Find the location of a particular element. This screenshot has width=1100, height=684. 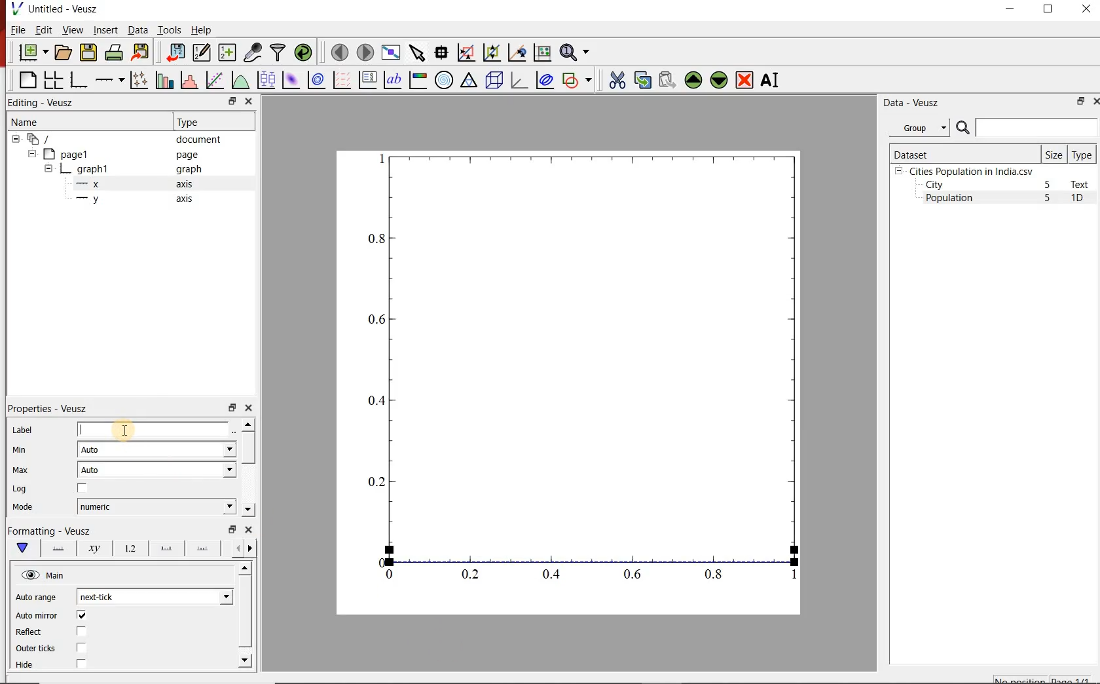

Type is located at coordinates (212, 122).